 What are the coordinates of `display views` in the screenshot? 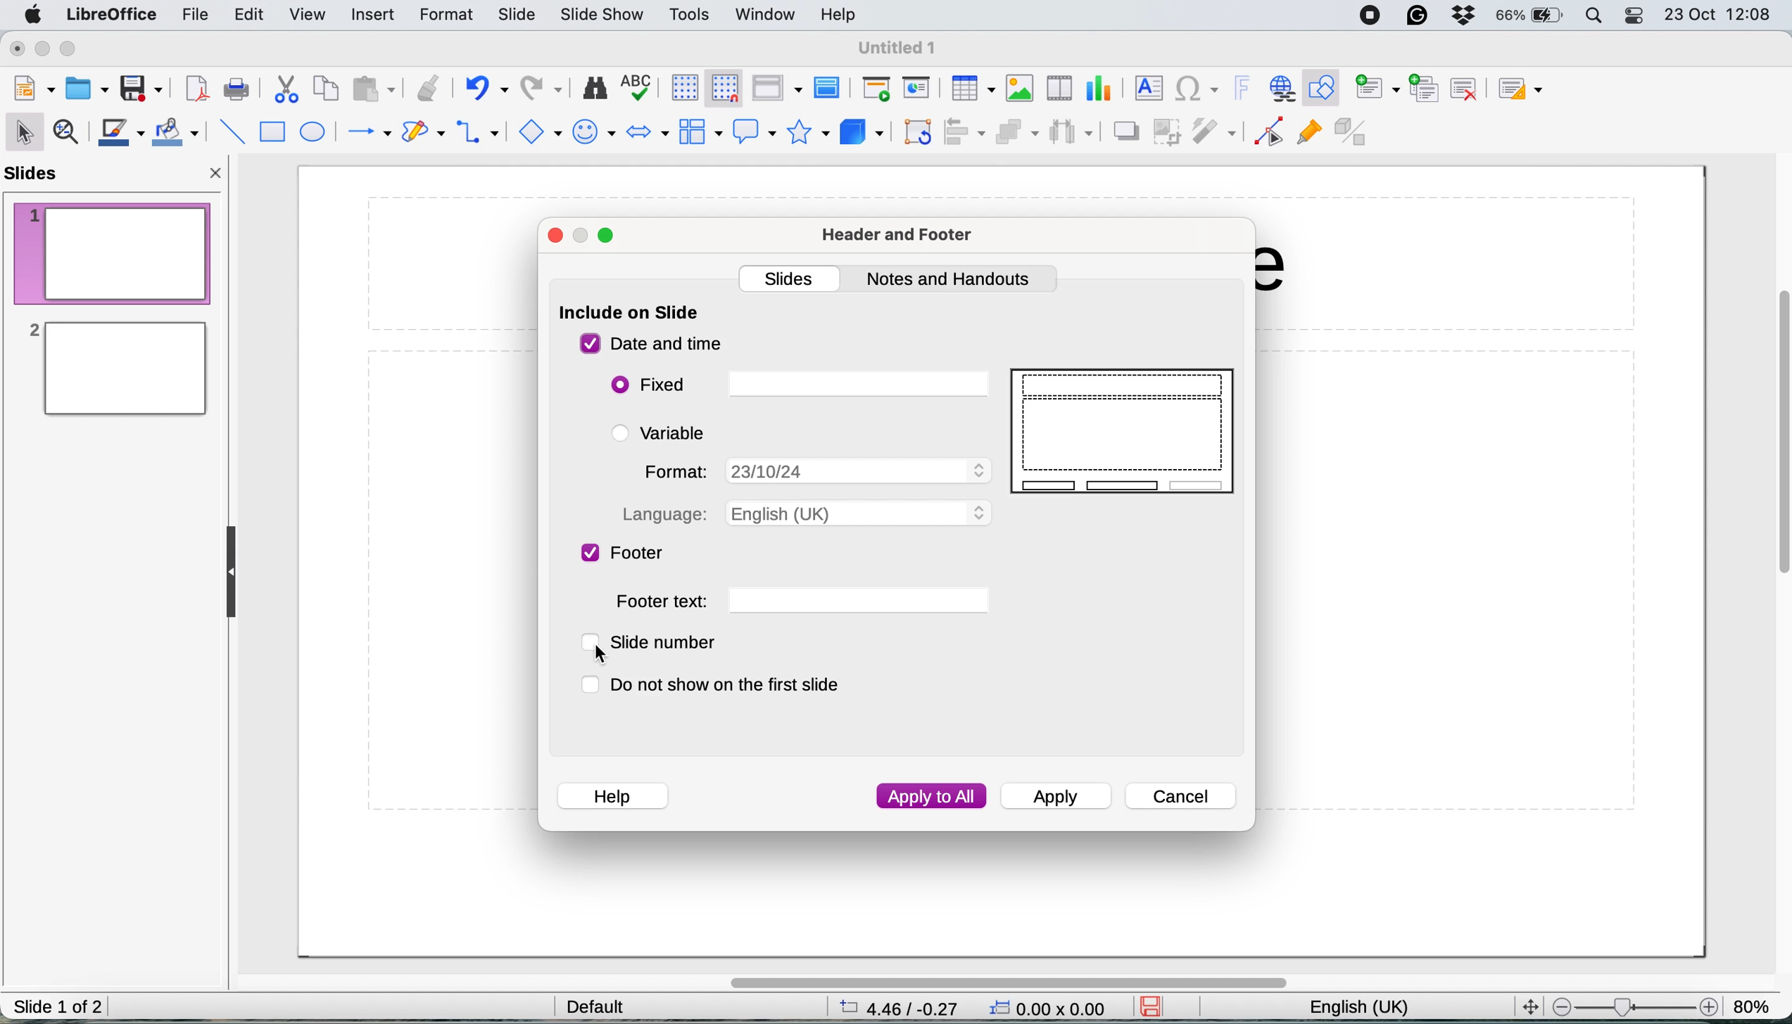 It's located at (776, 88).